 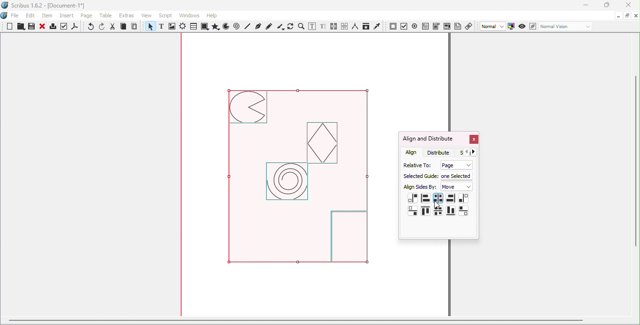 I want to click on Scribus 1.6.2 - [Document-1*], so click(x=47, y=6).